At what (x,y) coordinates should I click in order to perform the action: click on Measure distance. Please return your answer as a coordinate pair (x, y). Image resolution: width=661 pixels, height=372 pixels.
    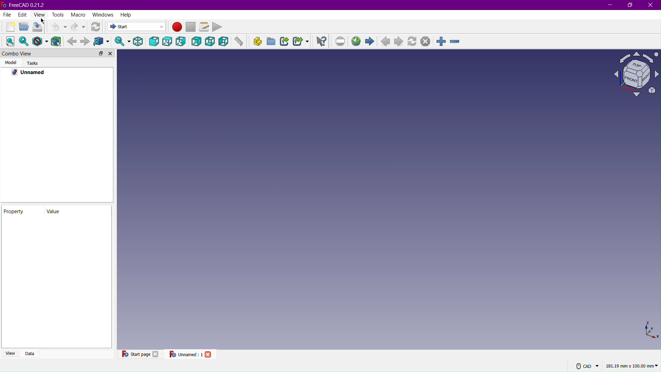
    Looking at the image, I should click on (239, 41).